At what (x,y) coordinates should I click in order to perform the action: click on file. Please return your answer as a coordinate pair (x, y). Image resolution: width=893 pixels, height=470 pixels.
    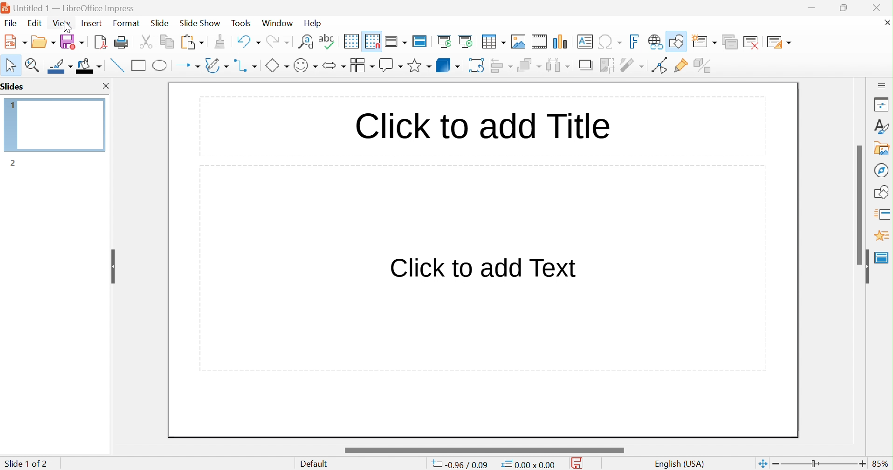
    Looking at the image, I should click on (11, 23).